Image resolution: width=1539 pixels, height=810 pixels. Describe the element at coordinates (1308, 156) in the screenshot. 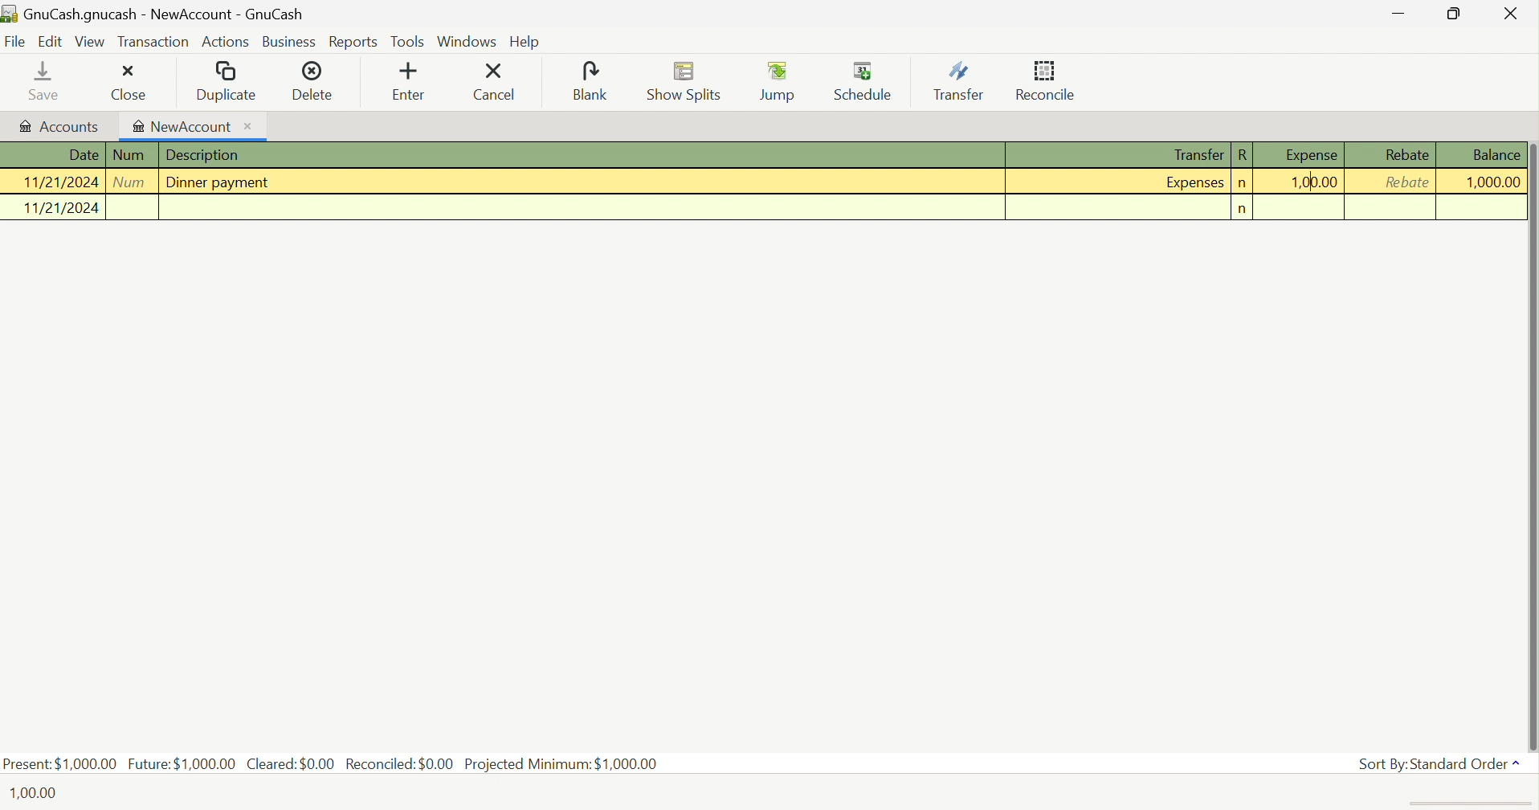

I see `Expense` at that location.